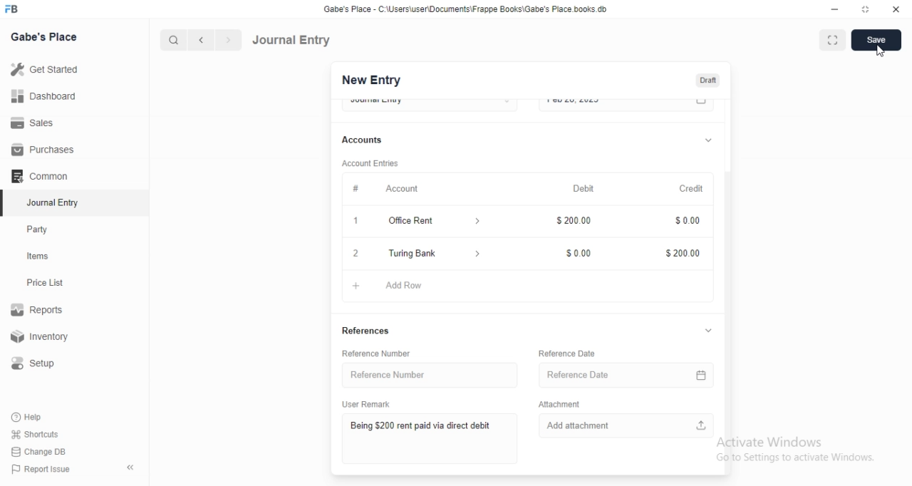 This screenshot has height=486, width=912. I want to click on Dashboard, so click(42, 96).